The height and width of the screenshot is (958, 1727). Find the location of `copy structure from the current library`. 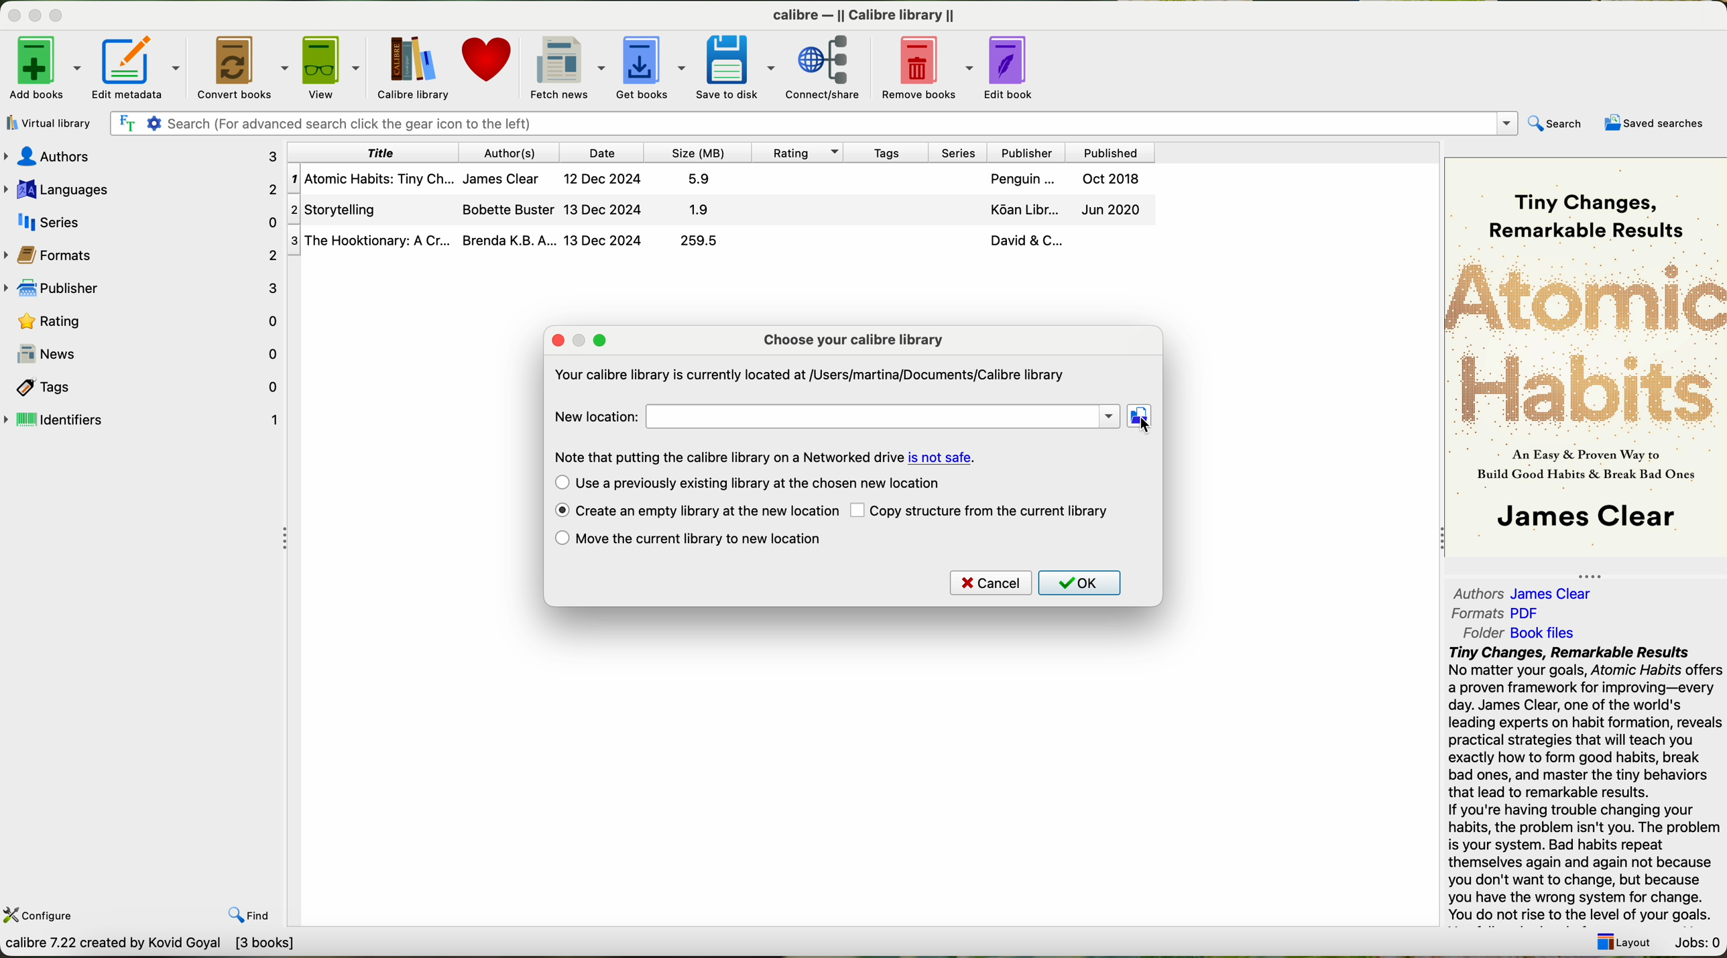

copy structure from the current library is located at coordinates (982, 510).